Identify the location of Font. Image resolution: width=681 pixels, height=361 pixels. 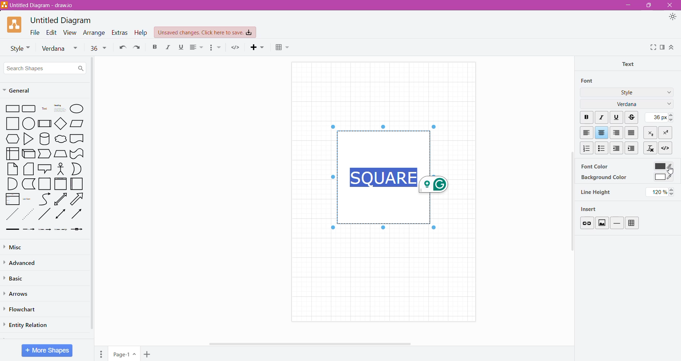
(588, 81).